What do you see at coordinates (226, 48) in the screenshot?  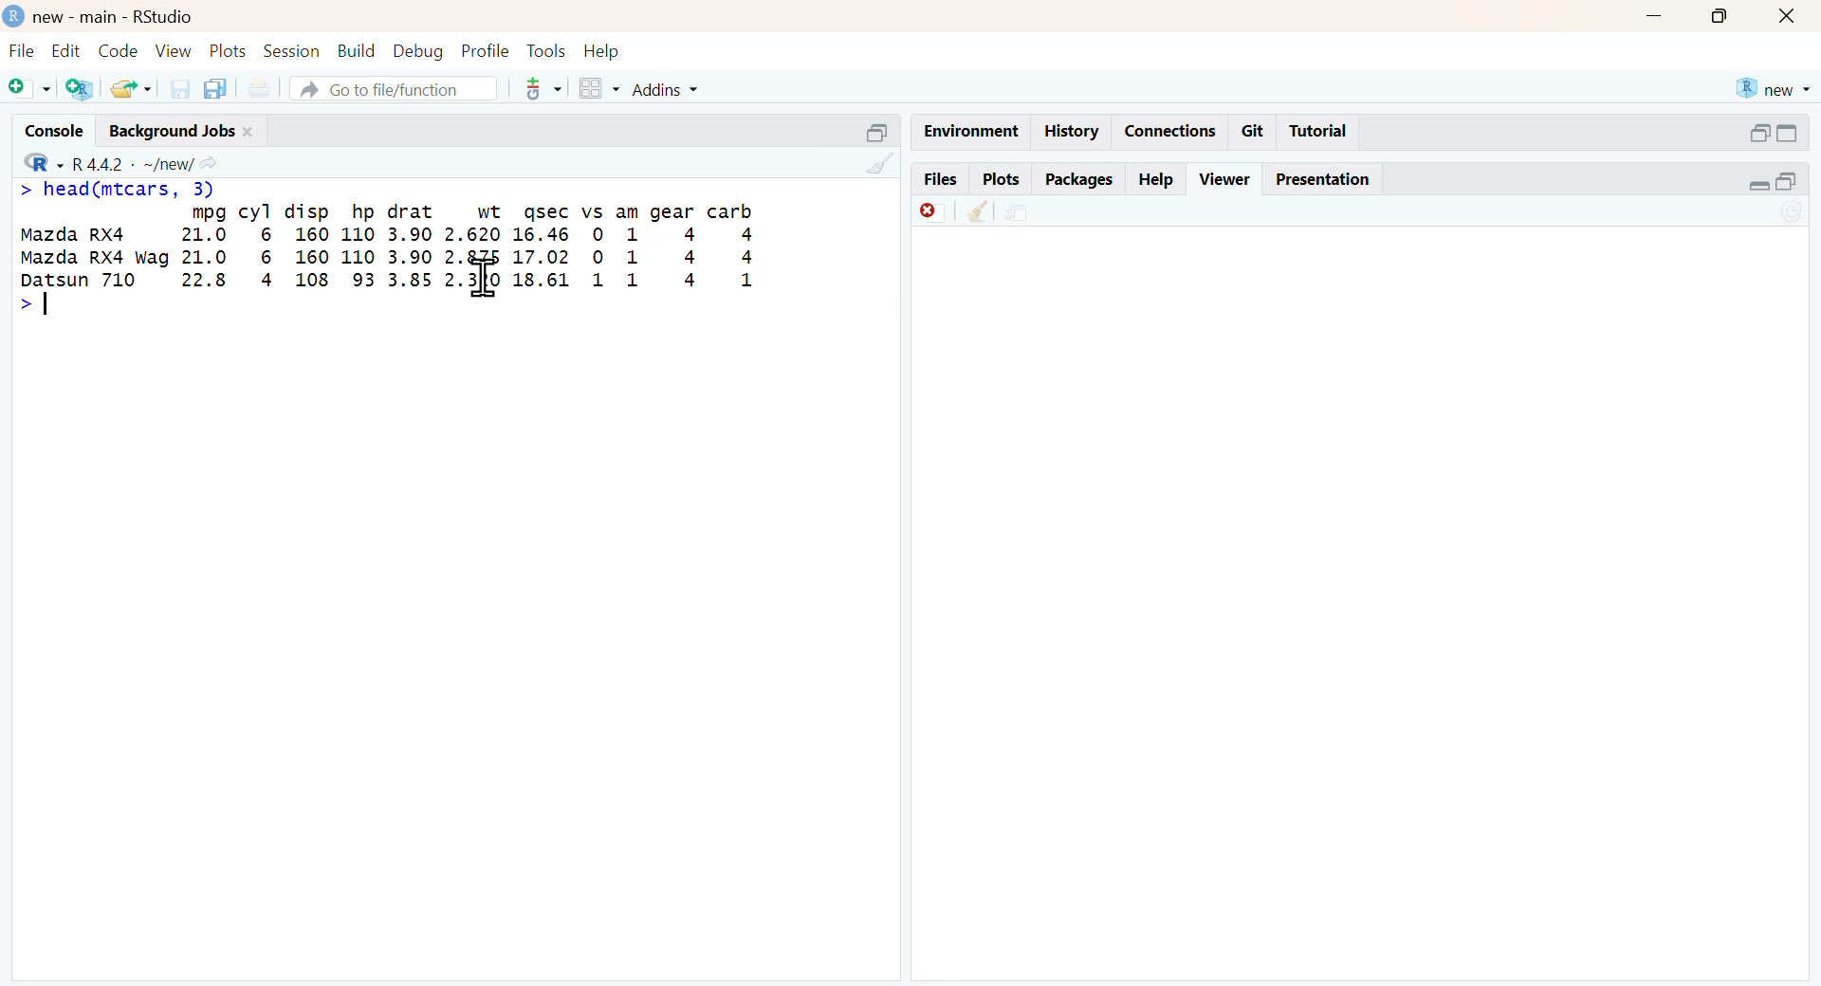 I see `Plots` at bounding box center [226, 48].